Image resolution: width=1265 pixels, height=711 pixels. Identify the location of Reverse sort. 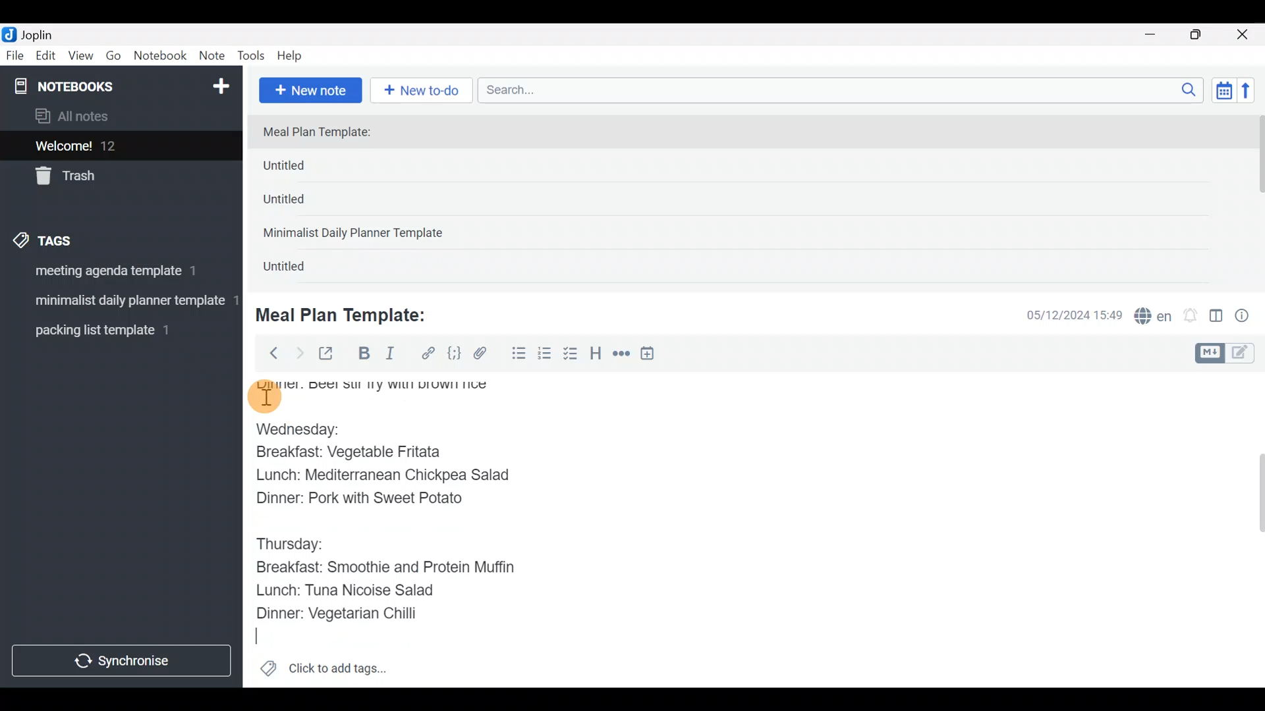
(1252, 94).